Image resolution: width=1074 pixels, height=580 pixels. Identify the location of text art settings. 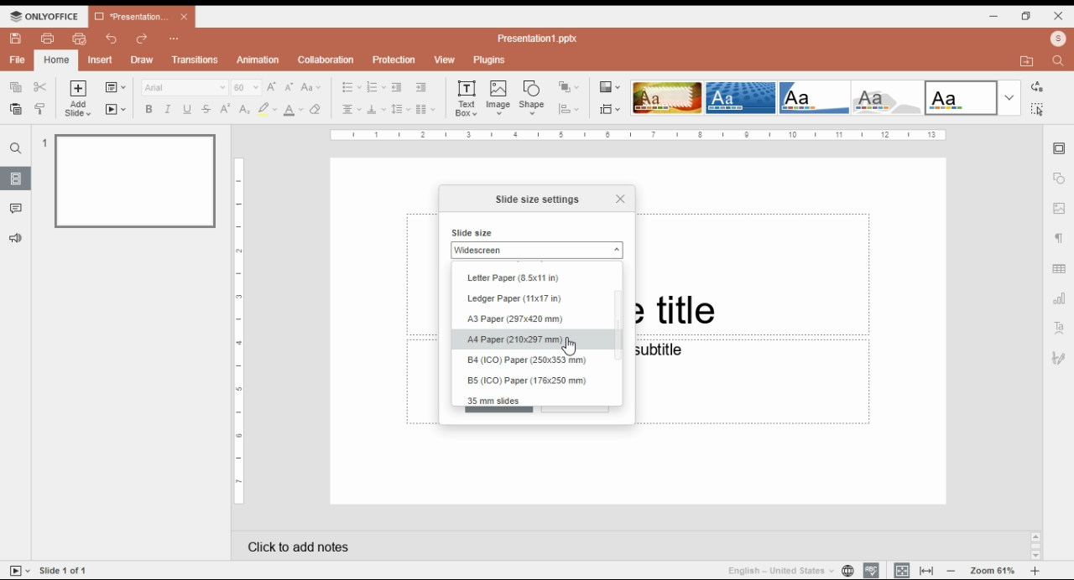
(1060, 327).